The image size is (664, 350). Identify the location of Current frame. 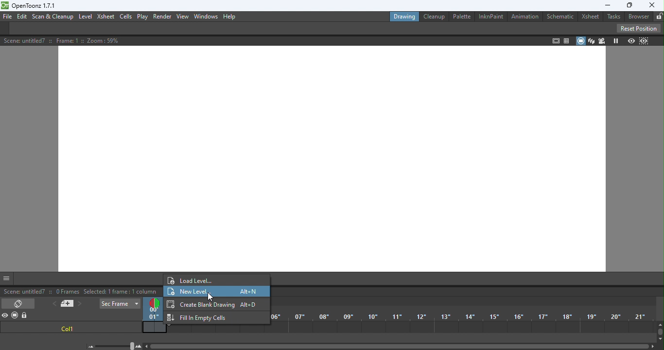
(152, 315).